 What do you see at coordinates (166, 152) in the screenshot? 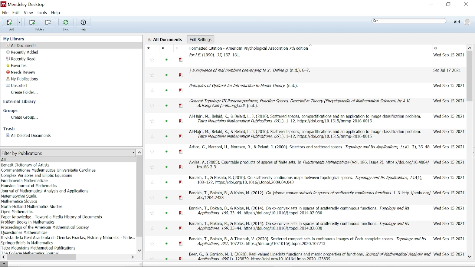
I see `status` at bounding box center [166, 152].